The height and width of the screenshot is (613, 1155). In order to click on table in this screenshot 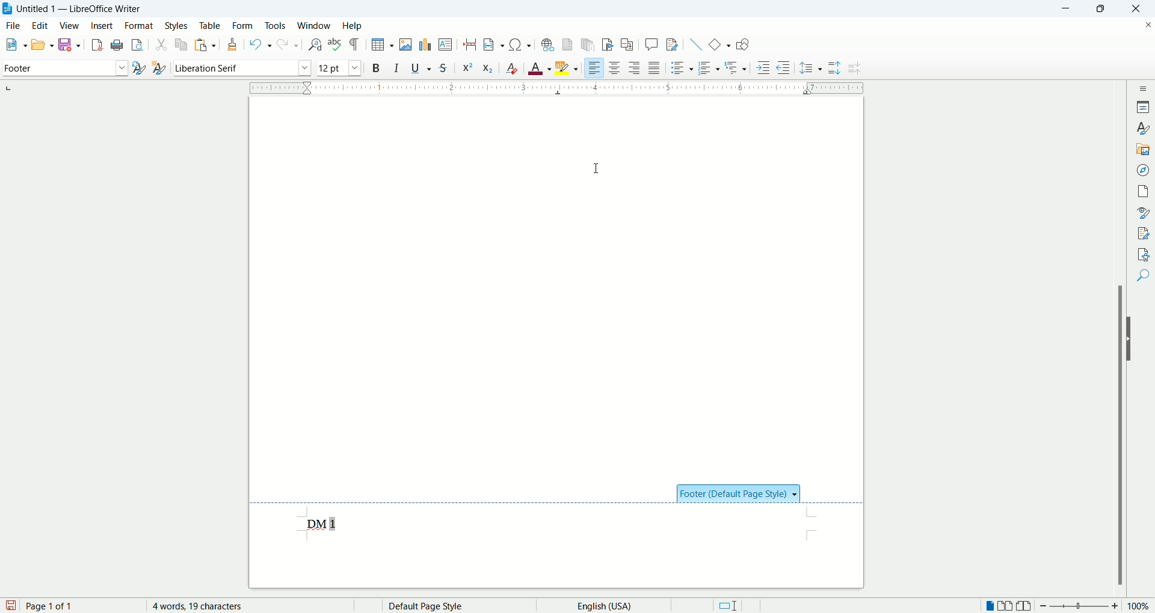, I will do `click(210, 24)`.